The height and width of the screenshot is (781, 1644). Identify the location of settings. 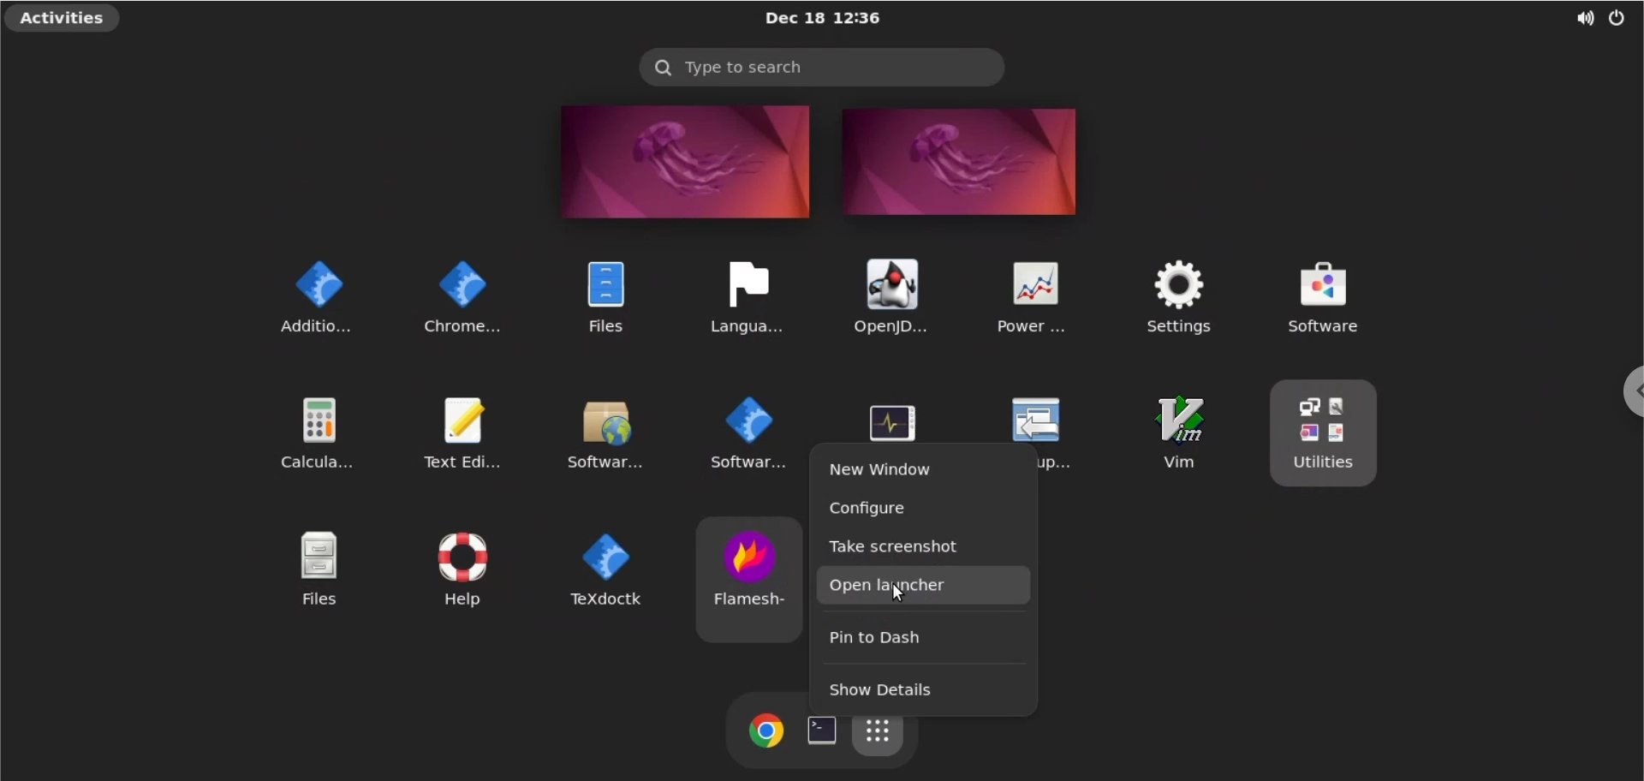
(1173, 295).